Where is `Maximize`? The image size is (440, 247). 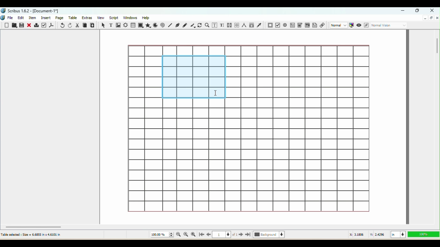
Maximize is located at coordinates (418, 11).